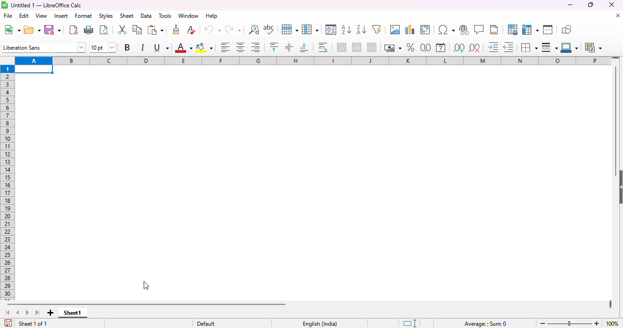  I want to click on default, so click(206, 323).